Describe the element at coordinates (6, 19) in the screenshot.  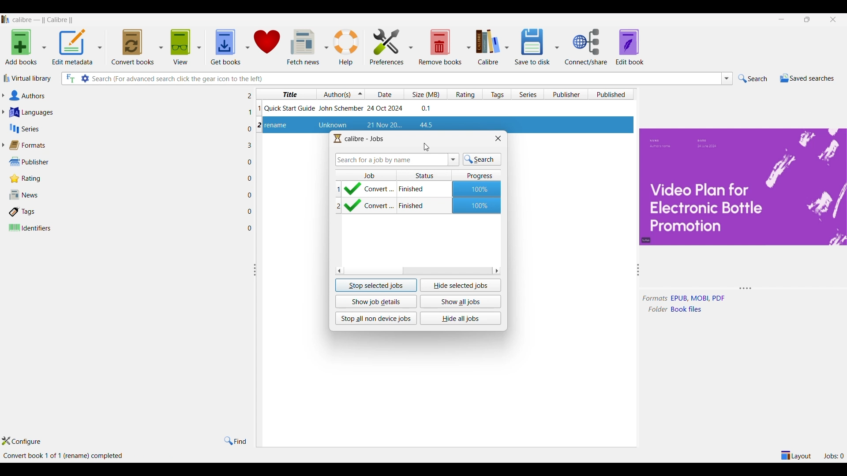
I see `Software logo` at that location.